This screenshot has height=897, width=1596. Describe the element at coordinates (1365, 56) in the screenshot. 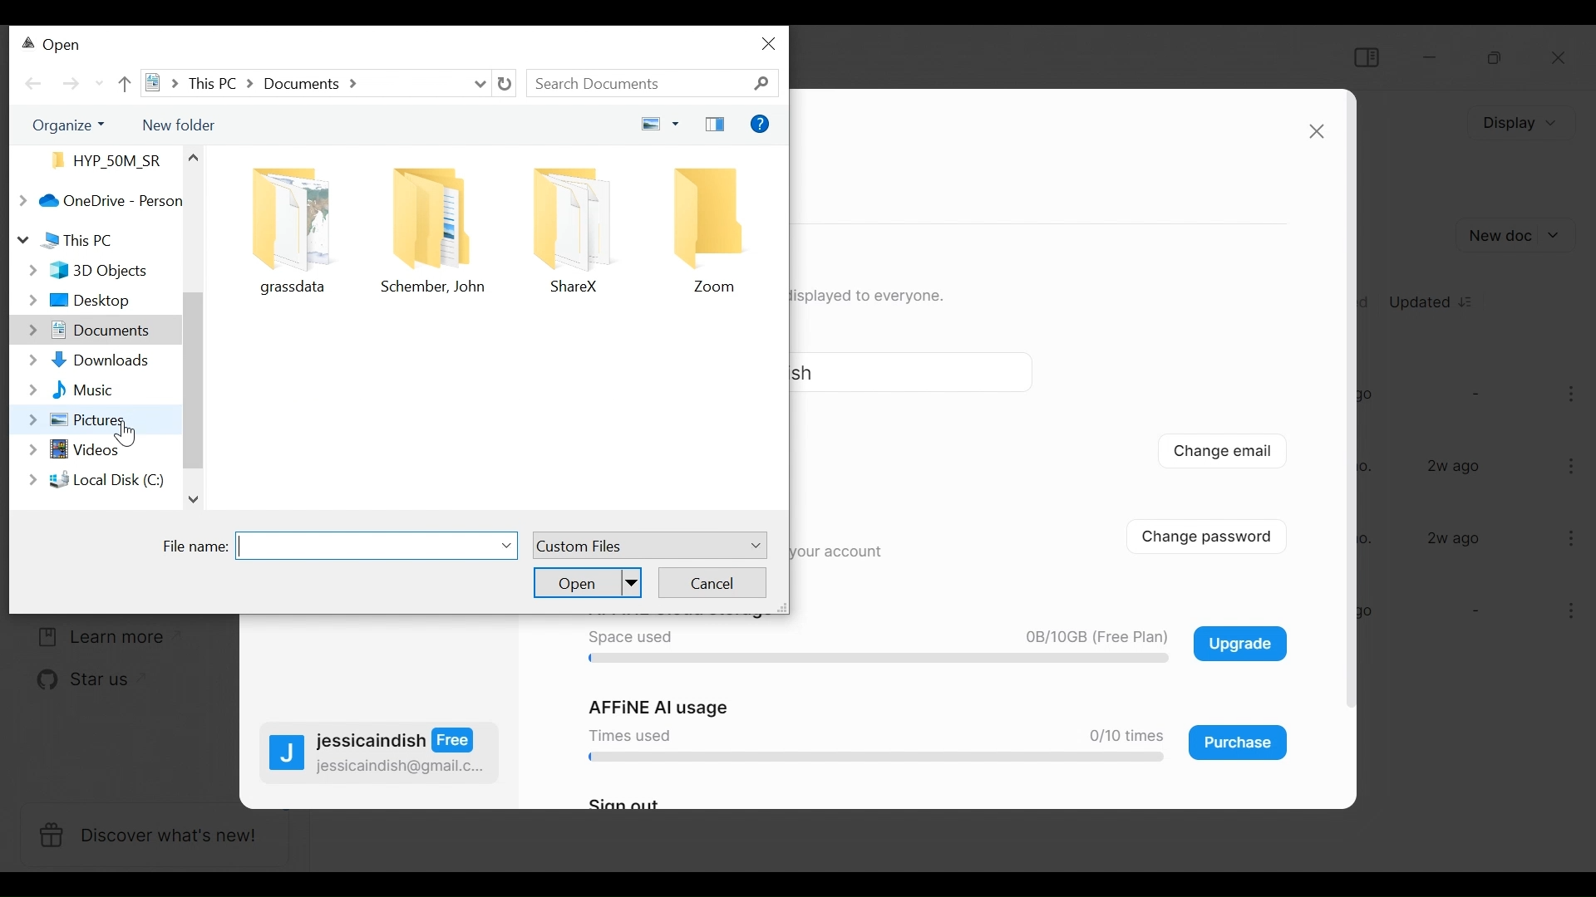

I see `Show/Hide Sidebar` at that location.